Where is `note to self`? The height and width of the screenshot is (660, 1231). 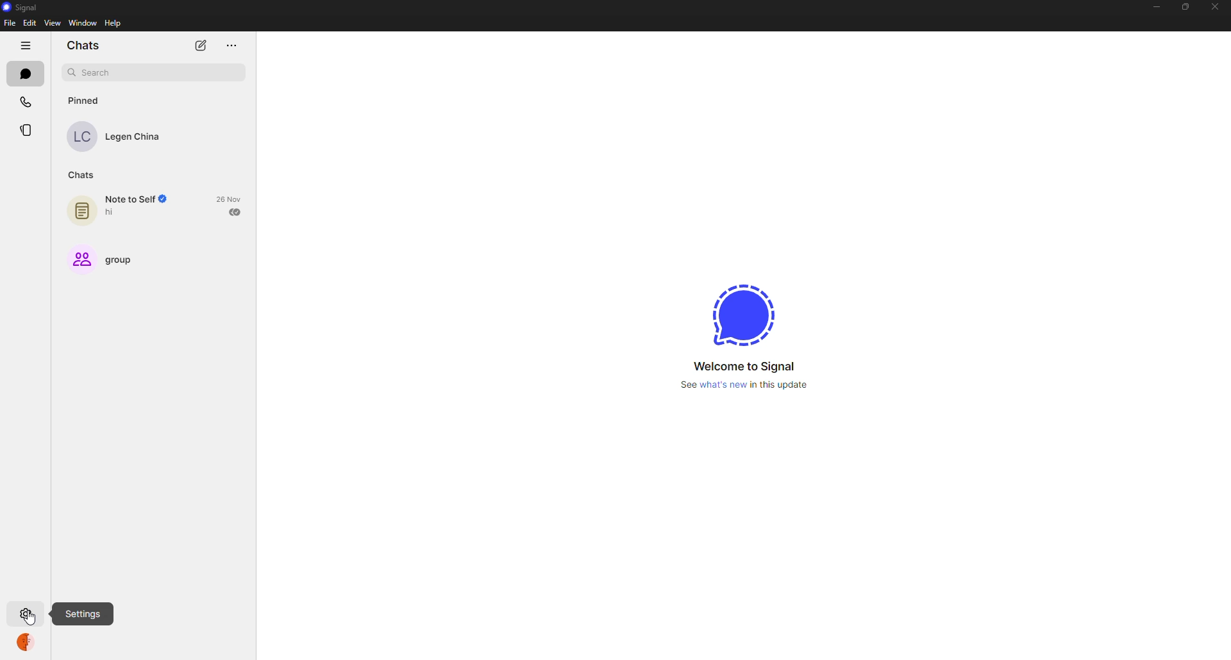
note to self is located at coordinates (128, 211).